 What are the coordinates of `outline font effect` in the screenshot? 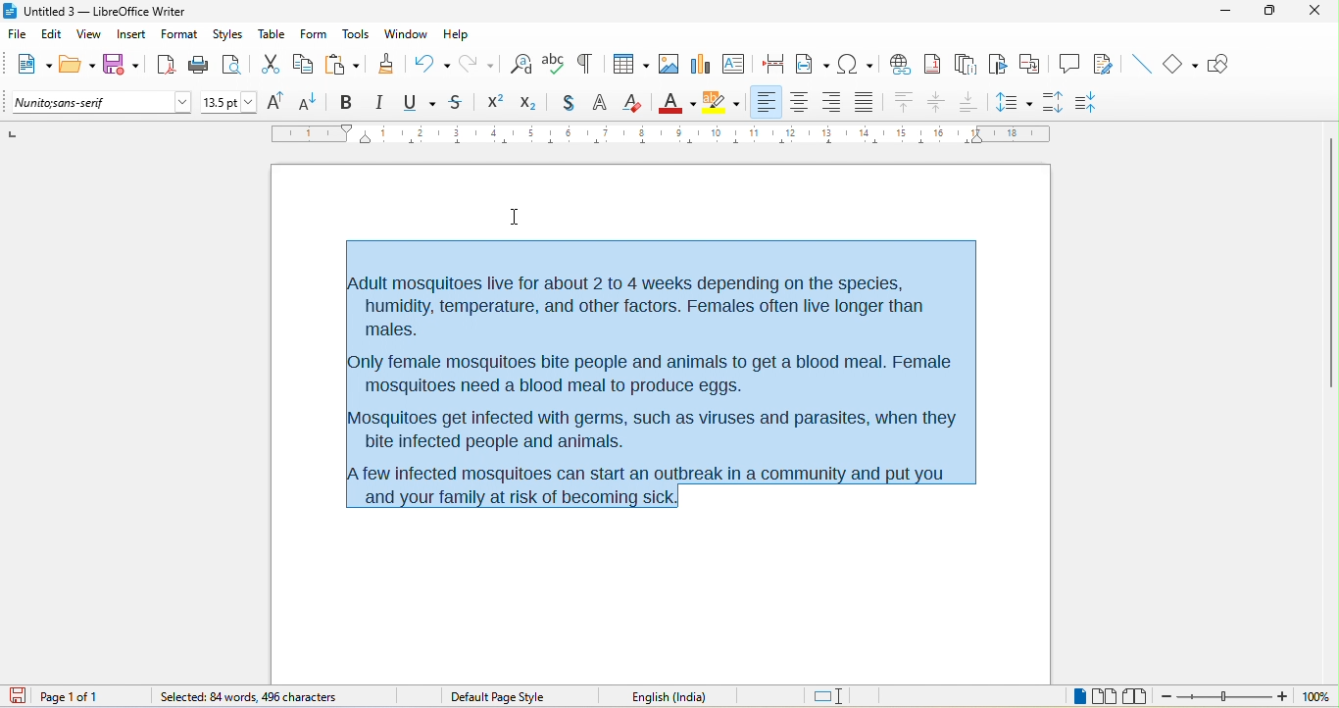 It's located at (601, 104).